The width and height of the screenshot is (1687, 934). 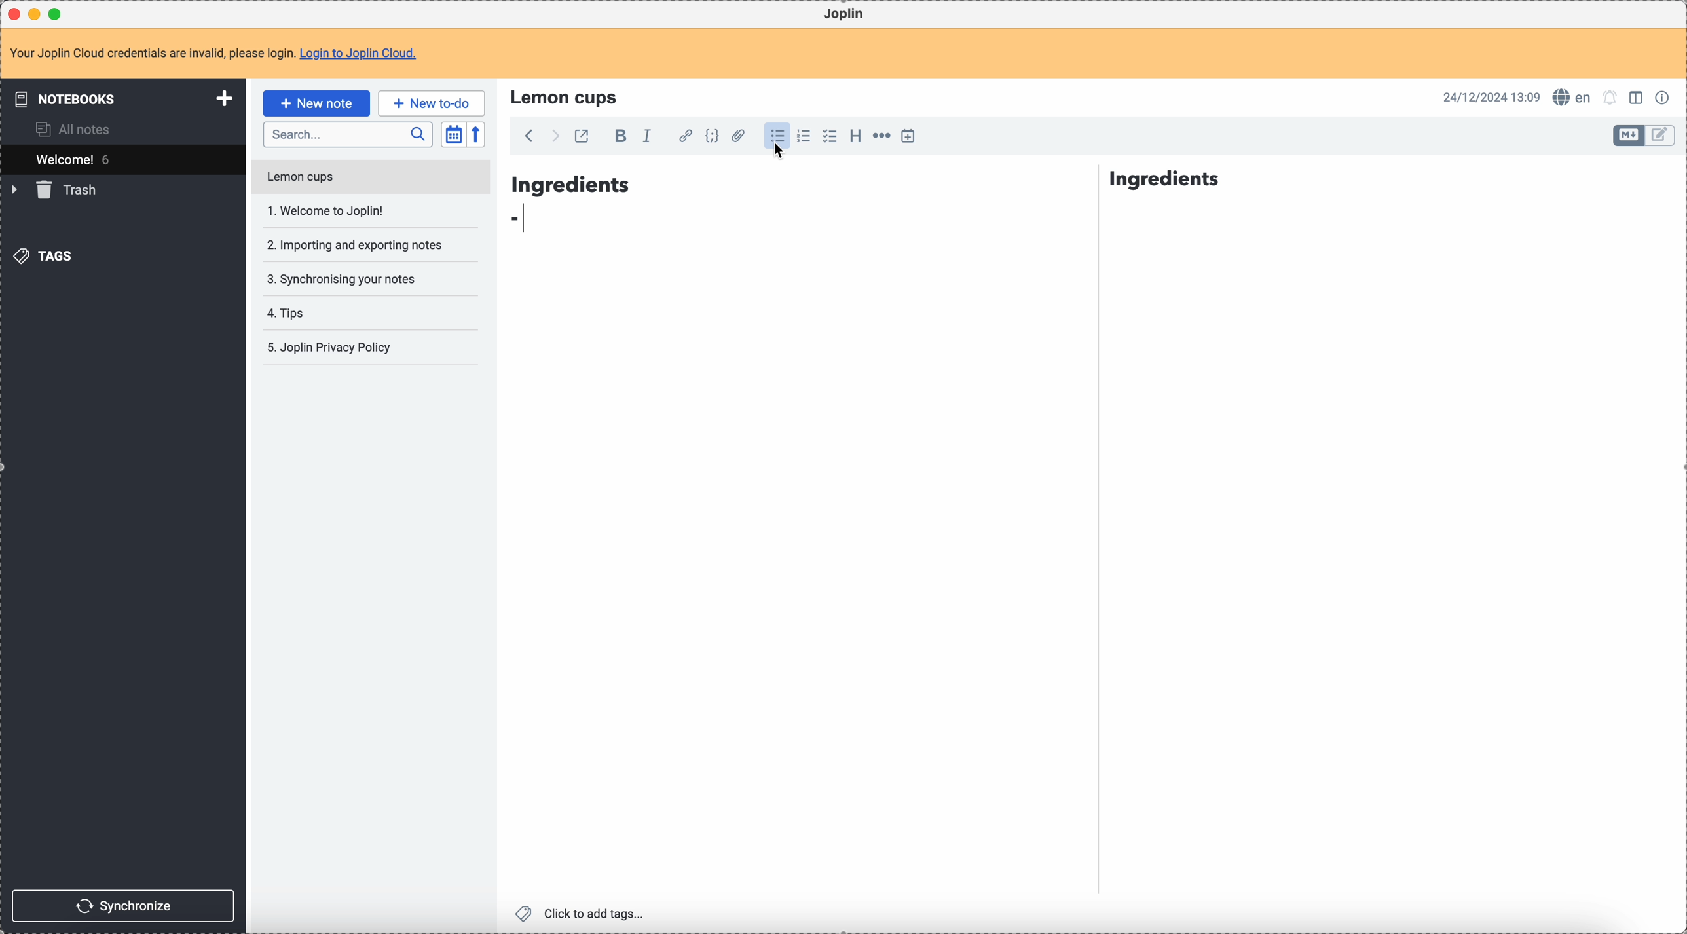 I want to click on numbered list, so click(x=805, y=136).